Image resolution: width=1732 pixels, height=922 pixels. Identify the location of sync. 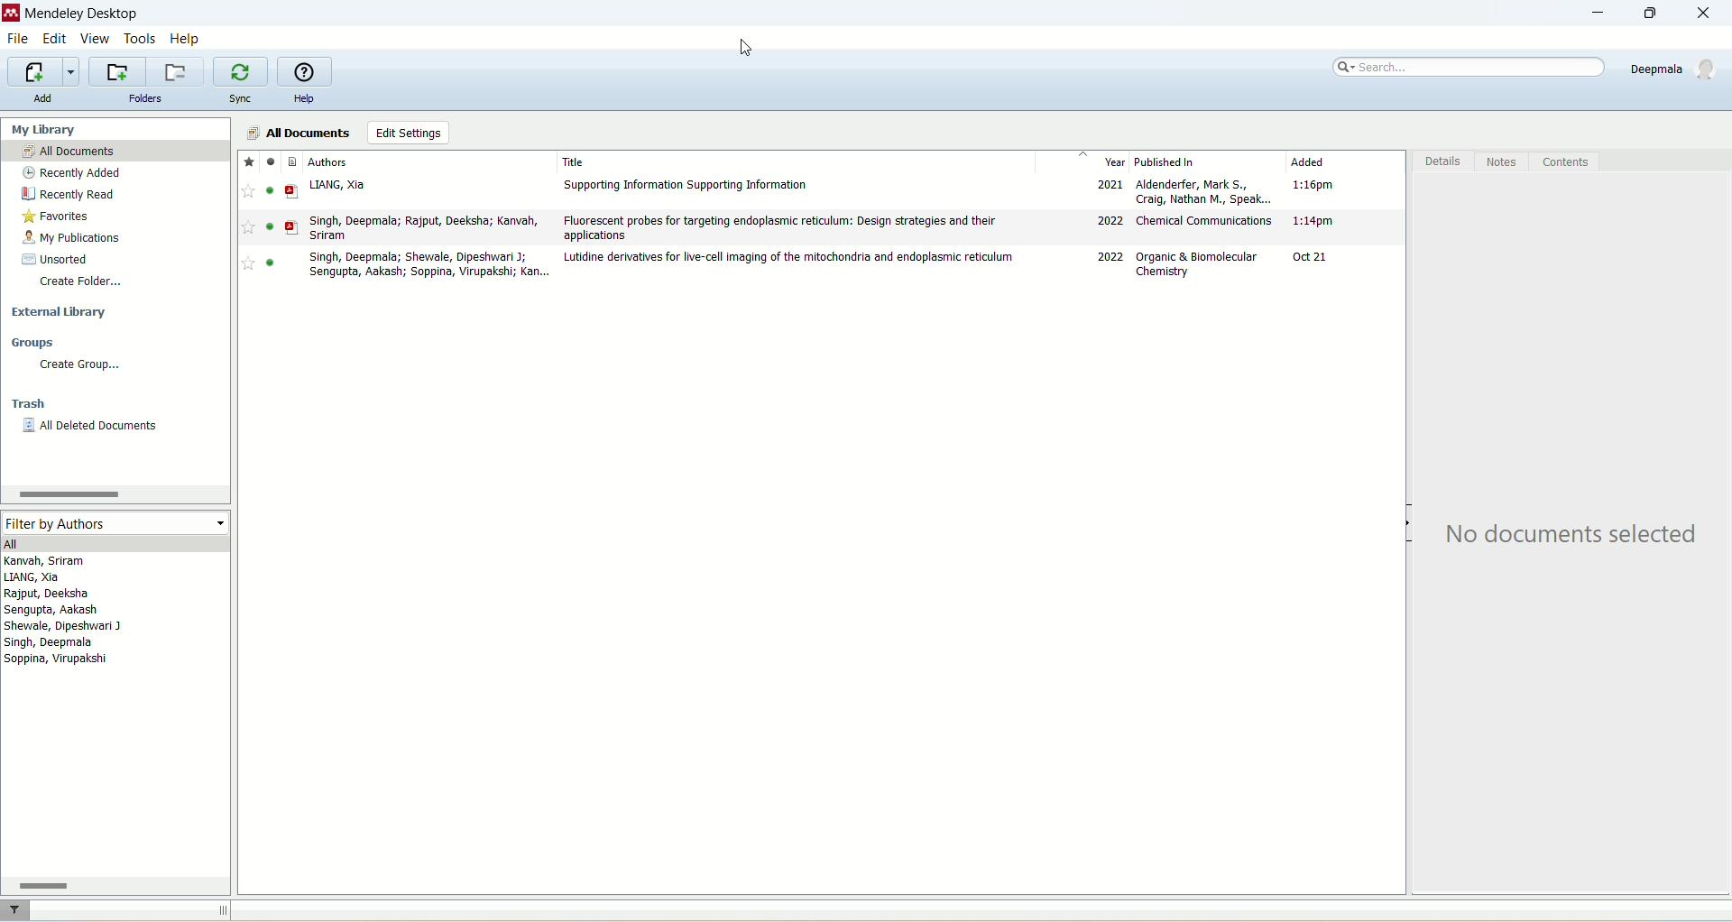
(240, 101).